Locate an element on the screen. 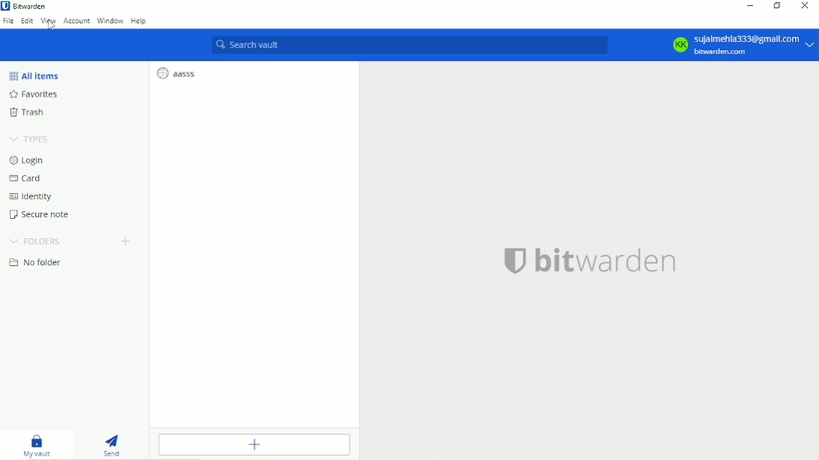 The image size is (819, 460). Login is located at coordinates (27, 161).